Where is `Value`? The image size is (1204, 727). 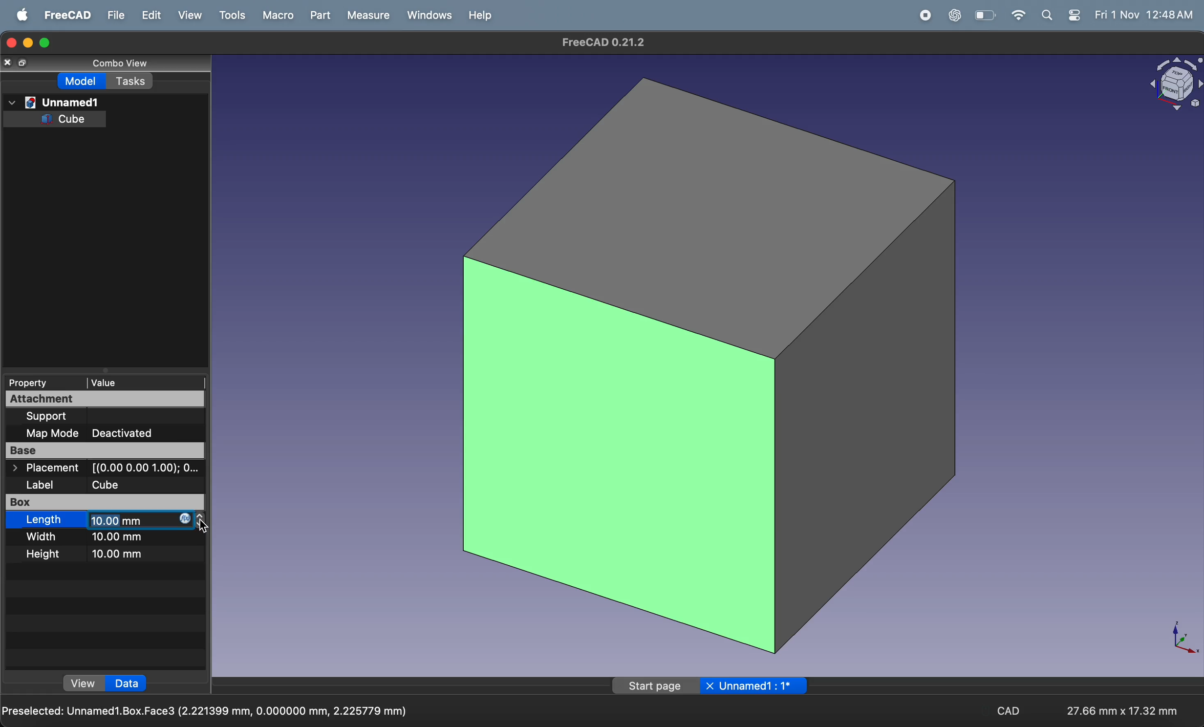
Value is located at coordinates (107, 382).